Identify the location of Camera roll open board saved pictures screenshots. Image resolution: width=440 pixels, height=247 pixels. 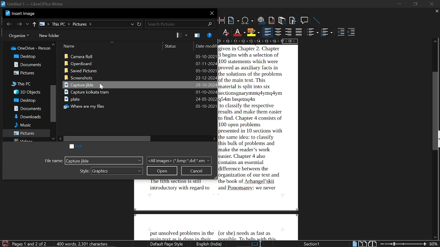
(140, 66).